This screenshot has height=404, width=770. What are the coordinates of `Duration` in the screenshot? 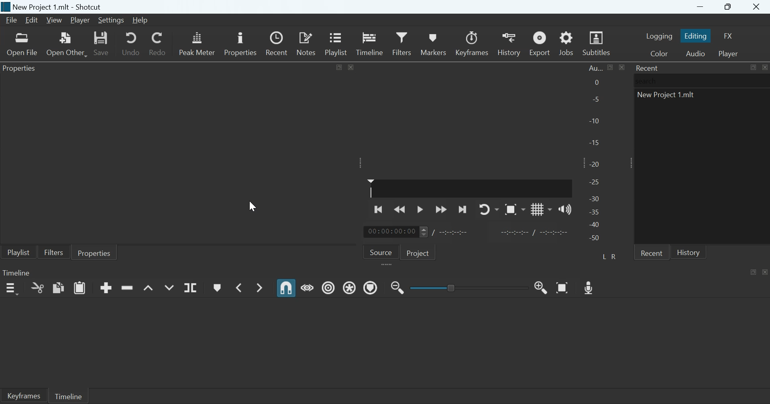 It's located at (454, 232).